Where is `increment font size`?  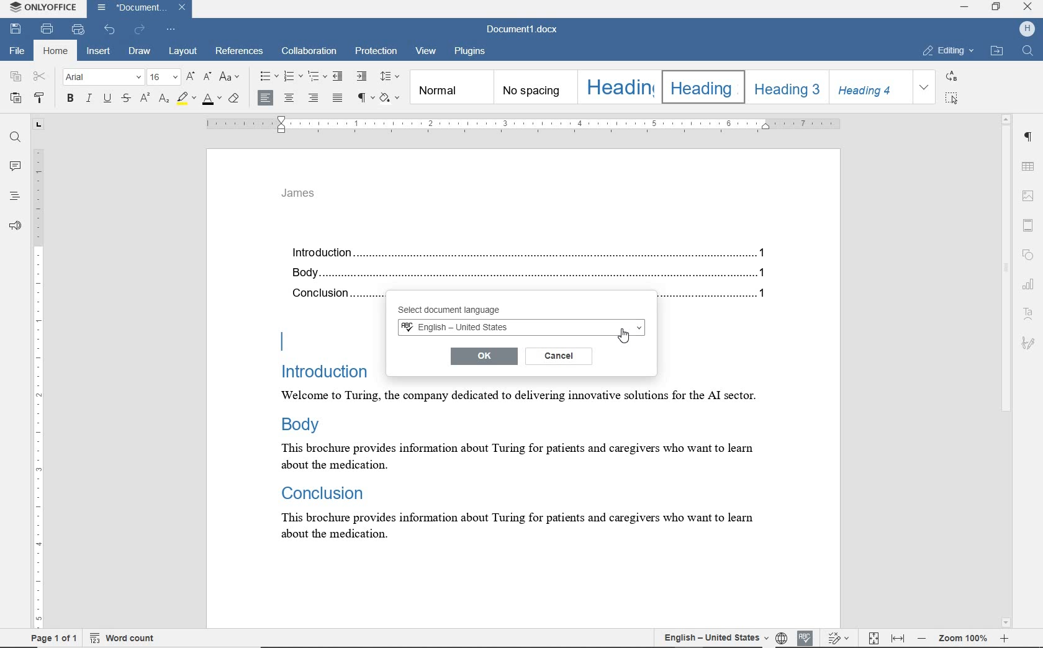 increment font size is located at coordinates (189, 77).